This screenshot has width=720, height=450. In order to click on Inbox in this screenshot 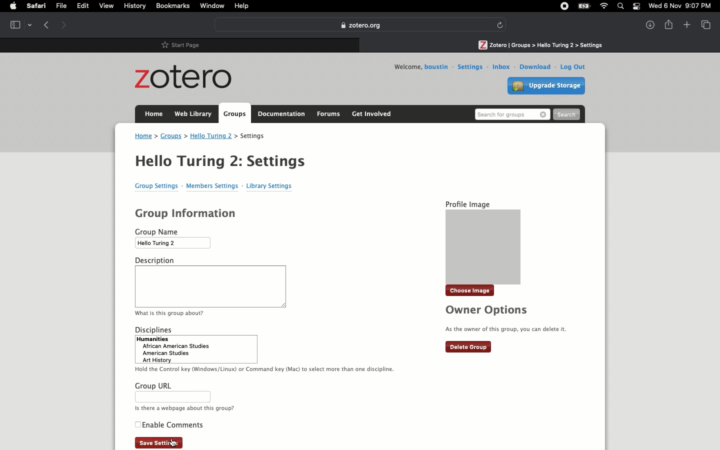, I will do `click(501, 66)`.